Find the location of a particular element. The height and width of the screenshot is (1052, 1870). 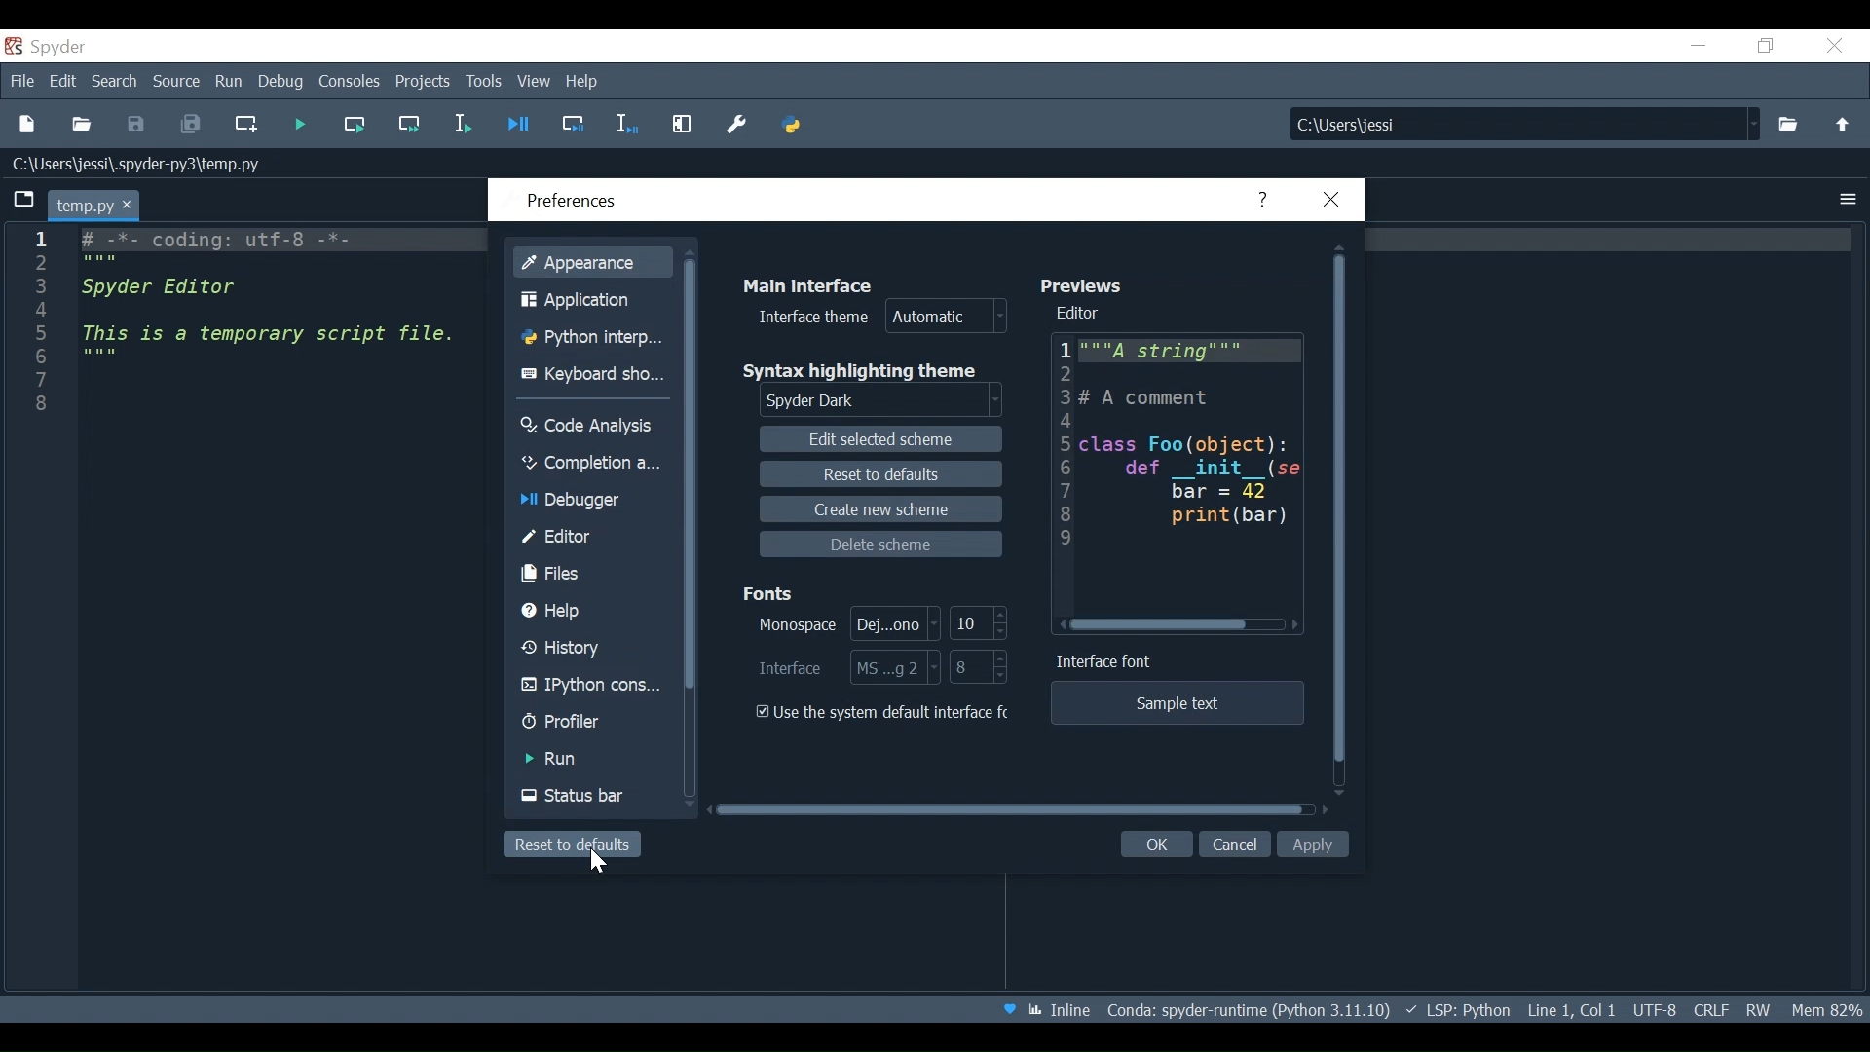

Search is located at coordinates (116, 82).